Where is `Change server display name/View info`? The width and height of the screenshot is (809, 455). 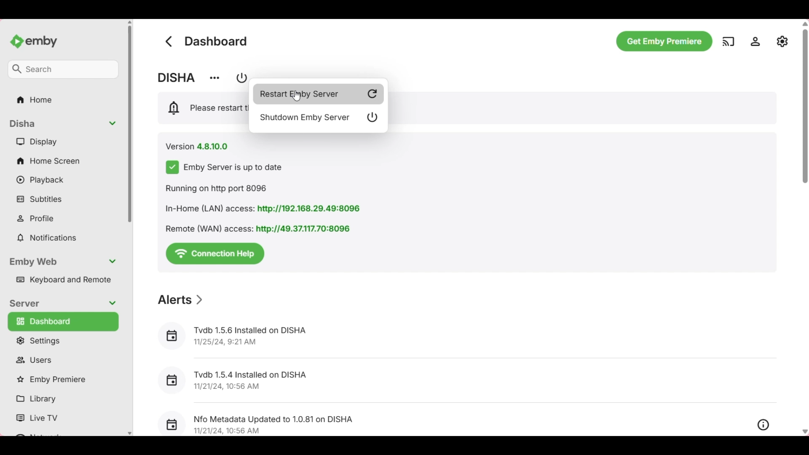
Change server display name/View info is located at coordinates (214, 78).